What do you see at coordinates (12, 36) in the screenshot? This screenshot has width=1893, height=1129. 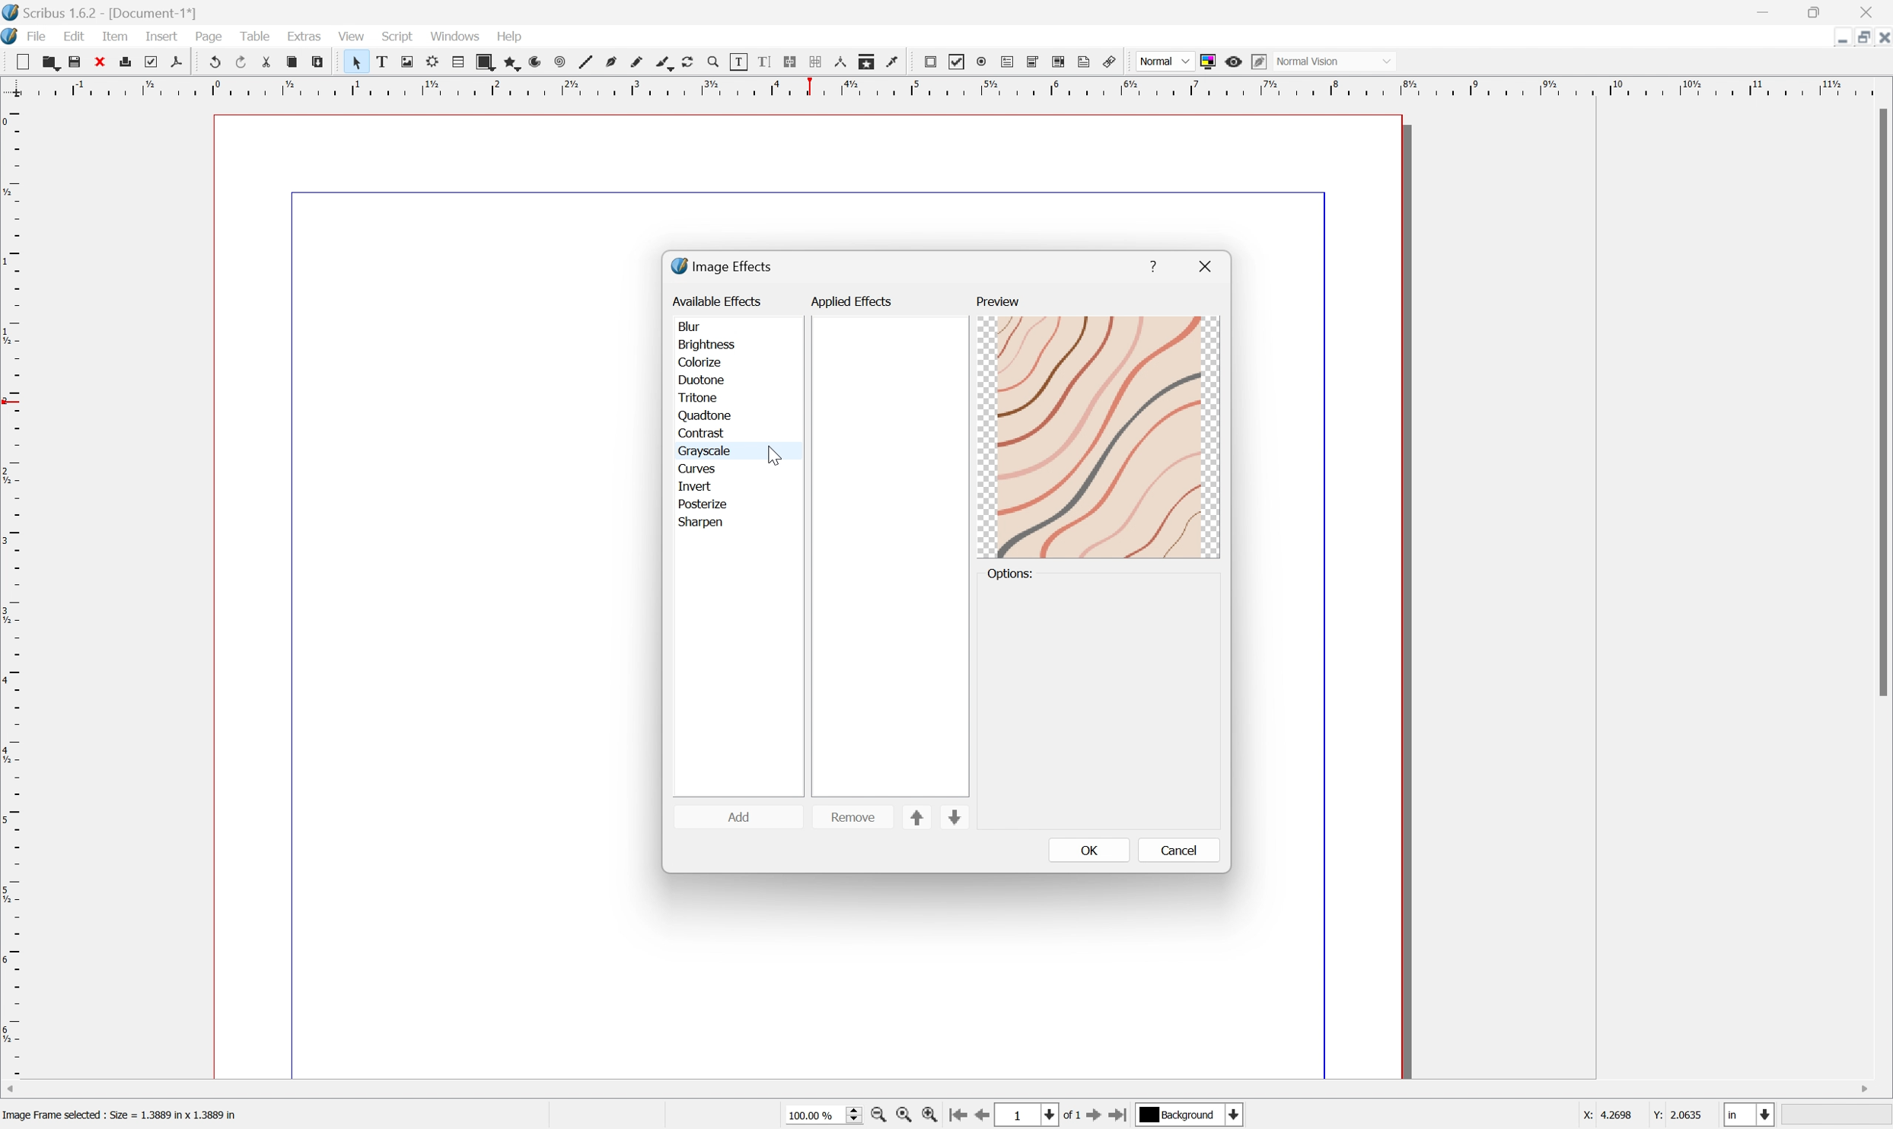 I see `Scribus icon` at bounding box center [12, 36].